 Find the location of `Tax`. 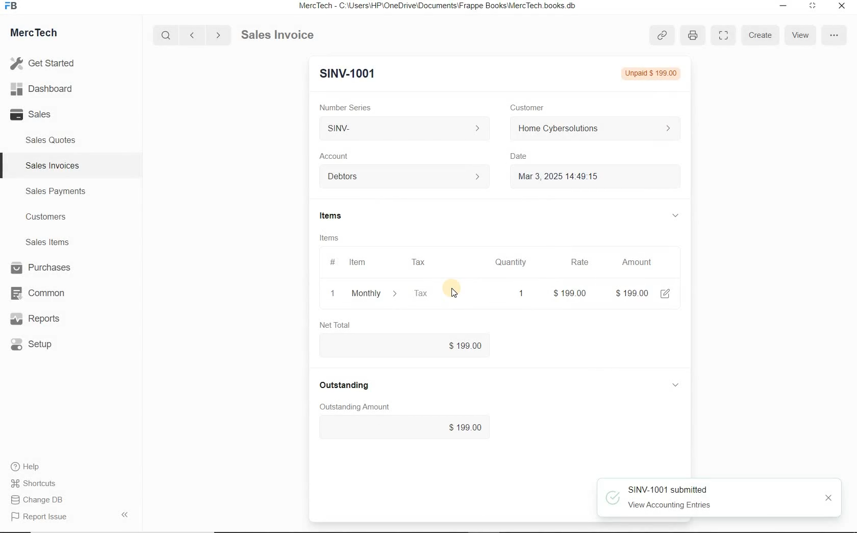

Tax is located at coordinates (417, 261).